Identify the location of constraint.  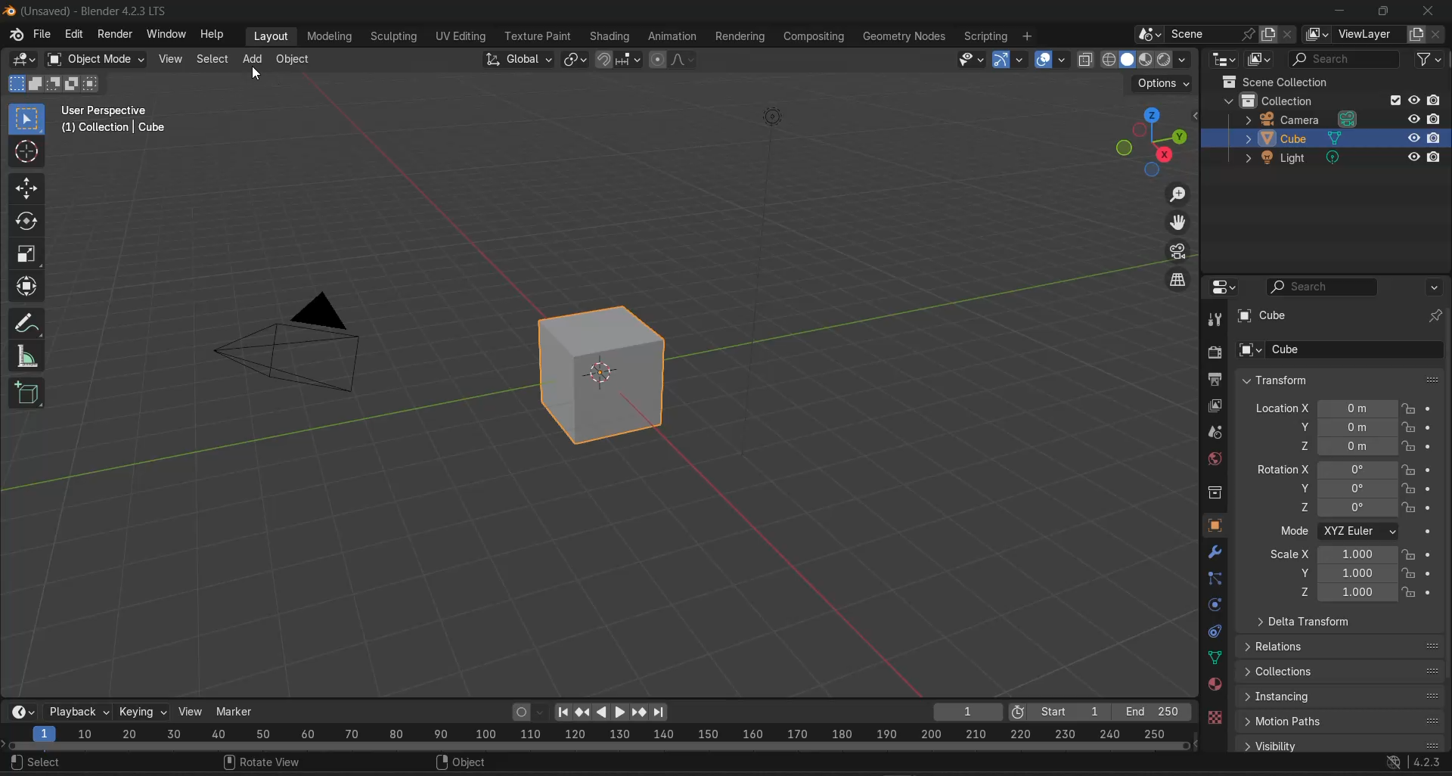
(1215, 632).